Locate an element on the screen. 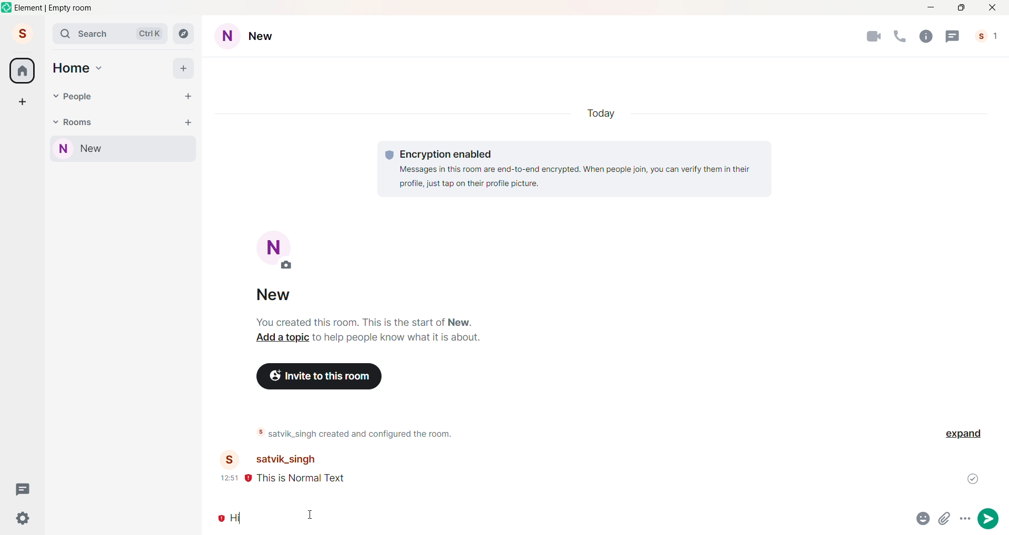 Image resolution: width=1009 pixels, height=535 pixels. Room Drop down is located at coordinates (55, 122).